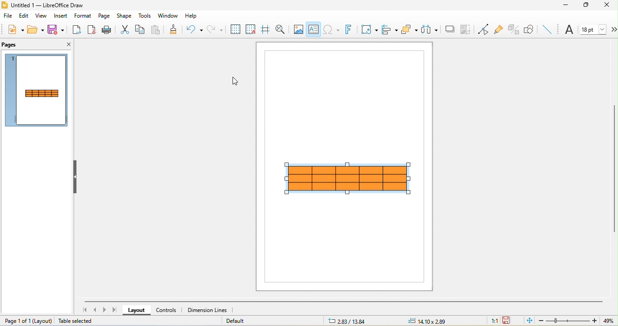 Image resolution: width=618 pixels, height=326 pixels. Describe the element at coordinates (43, 321) in the screenshot. I see `layout` at that location.